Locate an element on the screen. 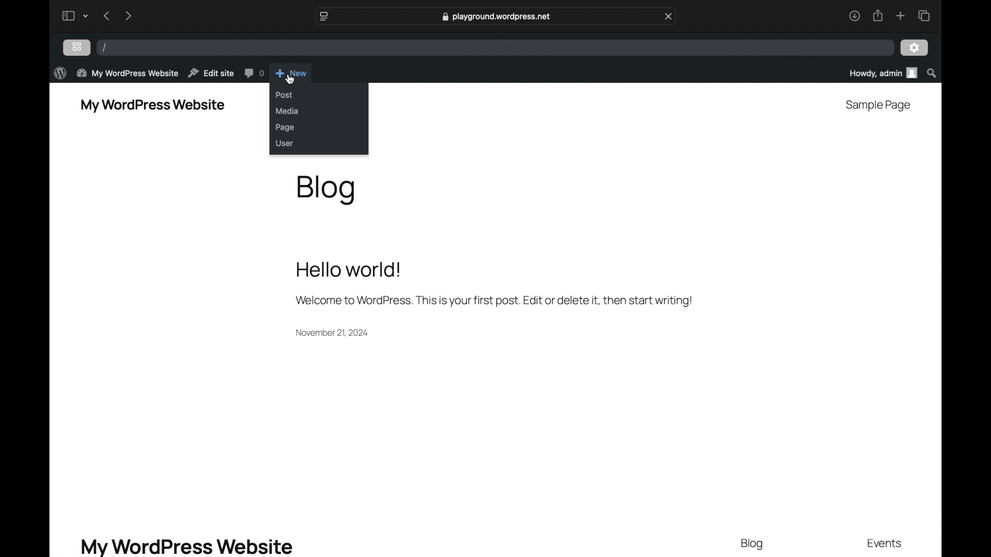 The image size is (991, 557). website settings is located at coordinates (323, 16).